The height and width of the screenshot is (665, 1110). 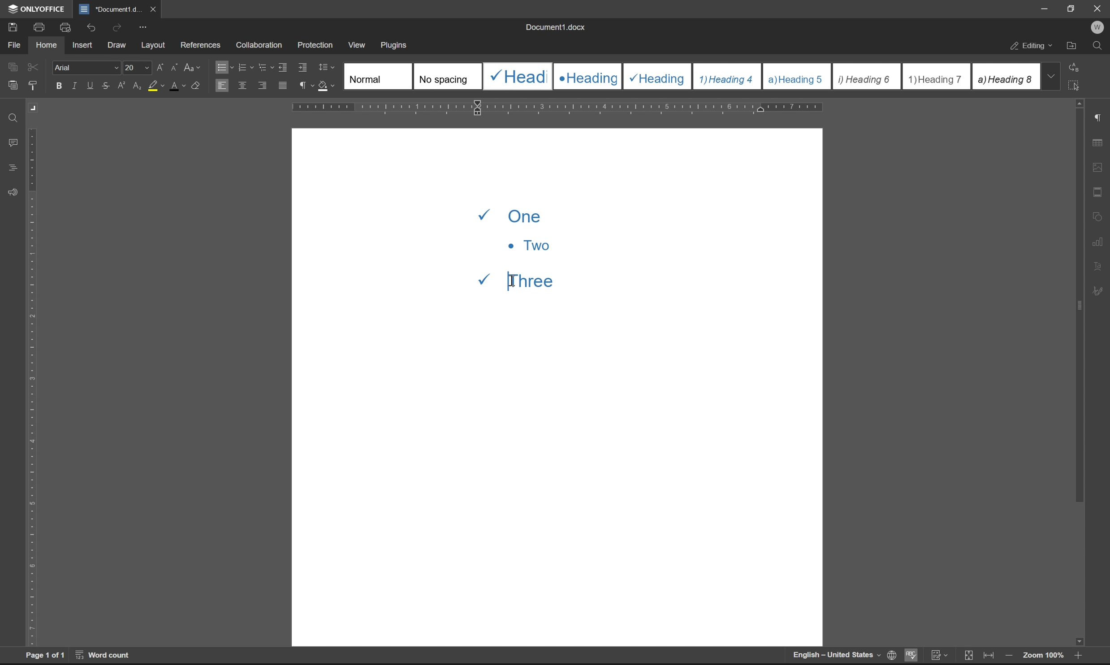 What do you see at coordinates (528, 245) in the screenshot?
I see `two` at bounding box center [528, 245].